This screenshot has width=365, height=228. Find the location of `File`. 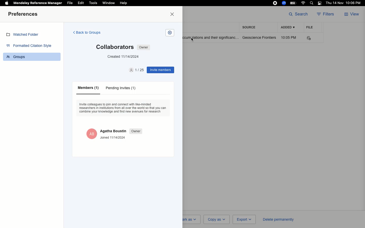

File is located at coordinates (70, 3).